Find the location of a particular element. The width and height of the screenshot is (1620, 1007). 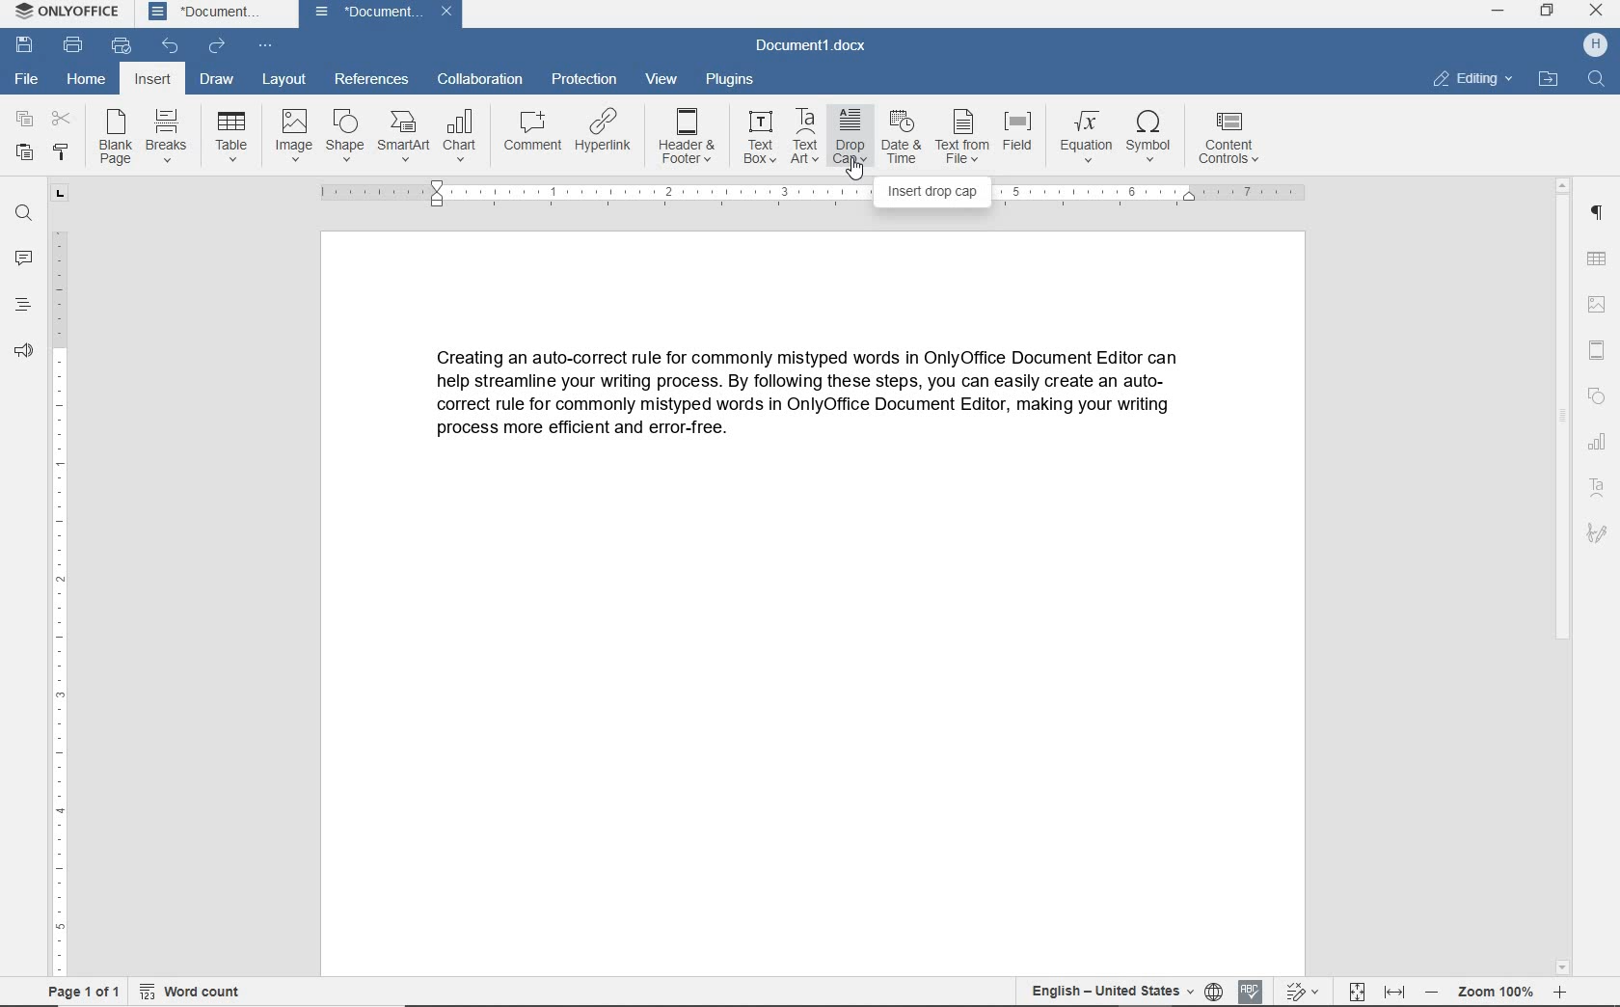

text language is located at coordinates (1111, 992).